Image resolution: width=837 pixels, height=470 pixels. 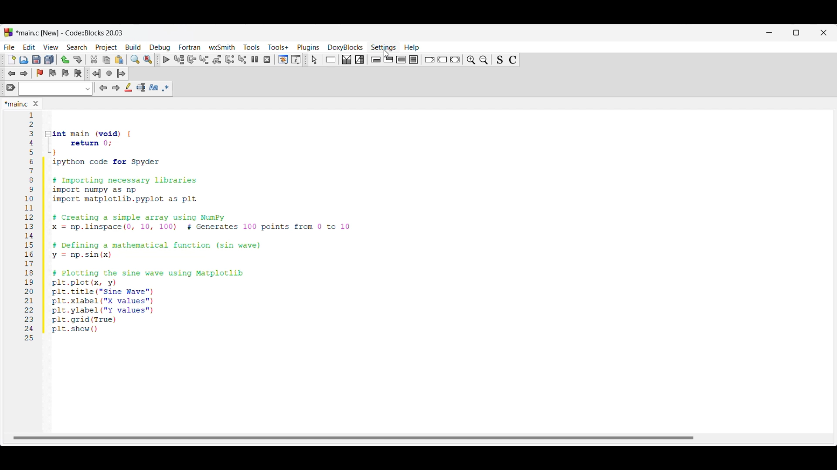 I want to click on Plugins menu, so click(x=308, y=48).